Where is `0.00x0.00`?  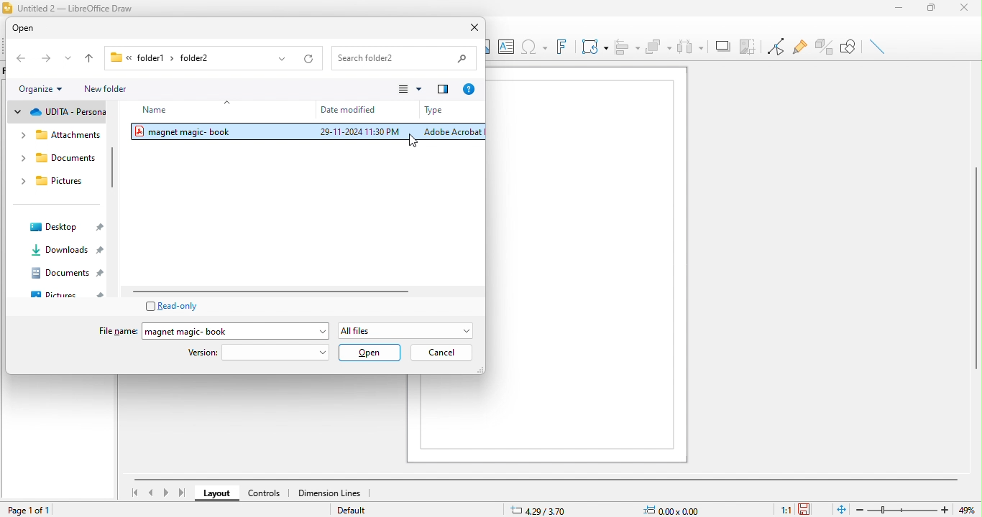
0.00x0.00 is located at coordinates (674, 508).